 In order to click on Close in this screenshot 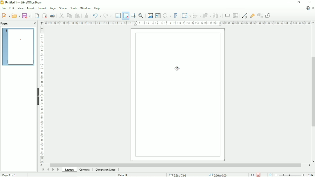, I will do `click(35, 23)`.